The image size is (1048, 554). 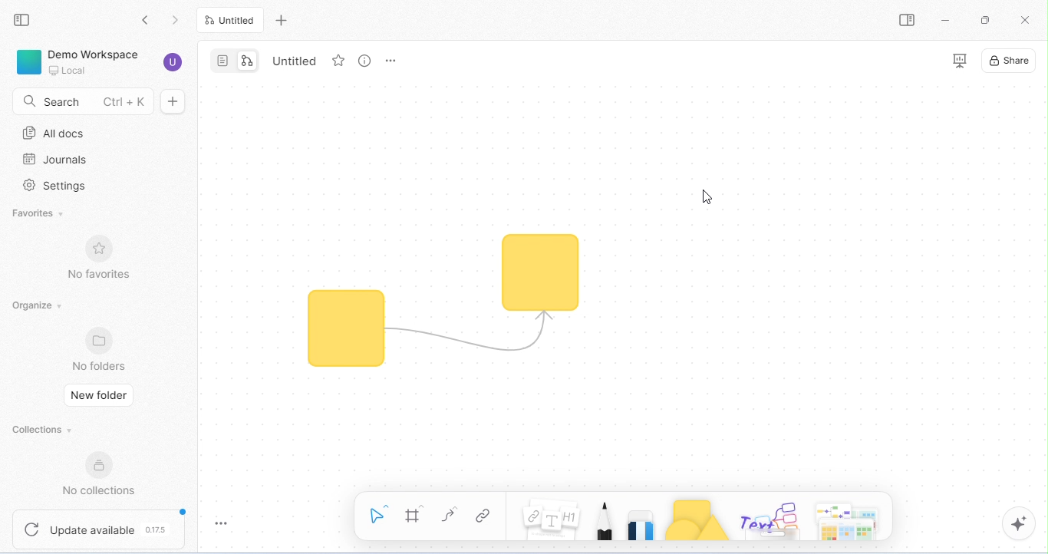 What do you see at coordinates (698, 519) in the screenshot?
I see `shapes` at bounding box center [698, 519].